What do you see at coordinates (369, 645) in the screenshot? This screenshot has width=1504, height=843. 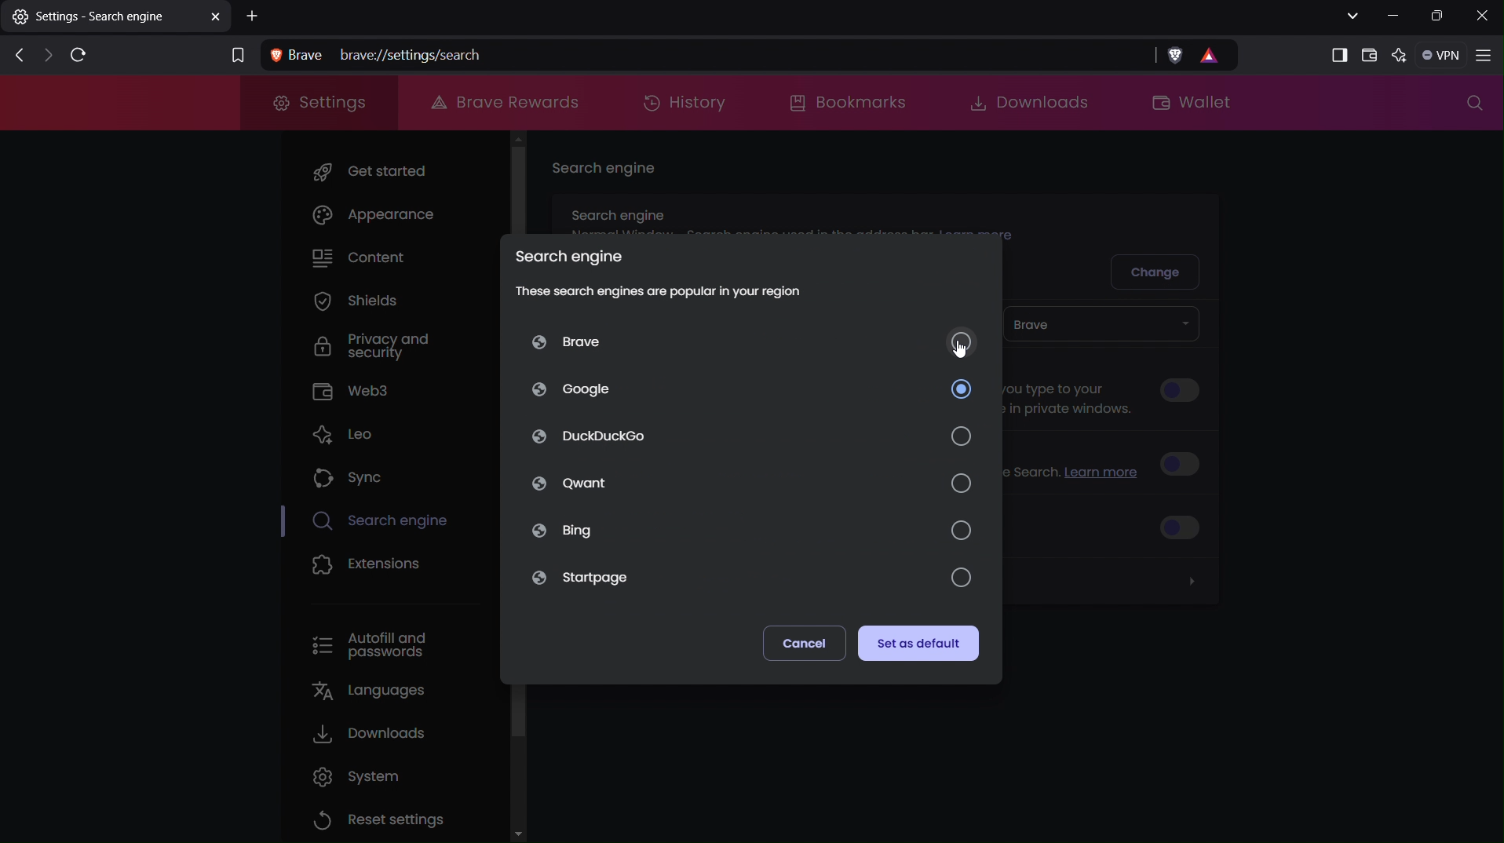 I see `Autofill and passwords` at bounding box center [369, 645].